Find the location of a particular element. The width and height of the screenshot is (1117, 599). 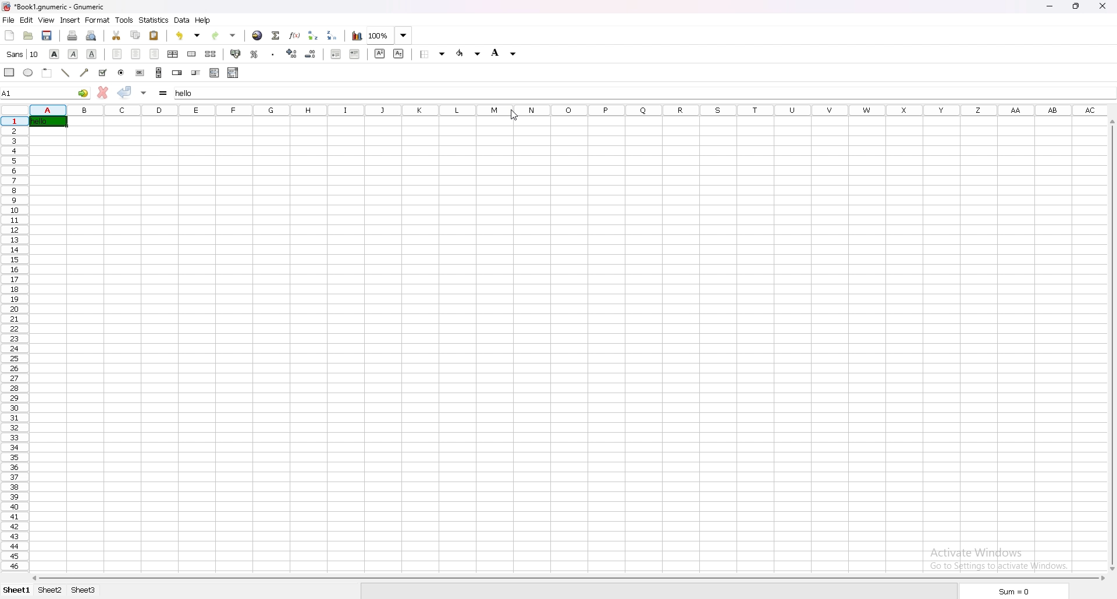

slider is located at coordinates (197, 73).